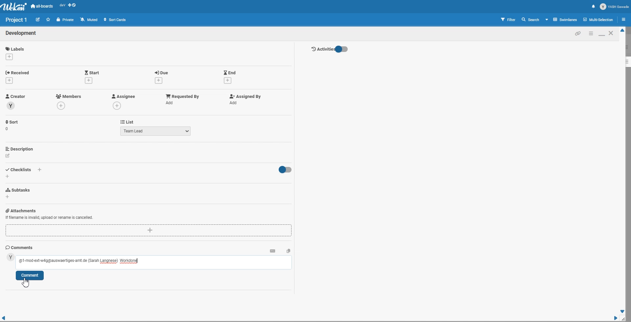 This screenshot has width=631, height=322. Describe the element at coordinates (244, 96) in the screenshot. I see `Add Assigned By` at that location.